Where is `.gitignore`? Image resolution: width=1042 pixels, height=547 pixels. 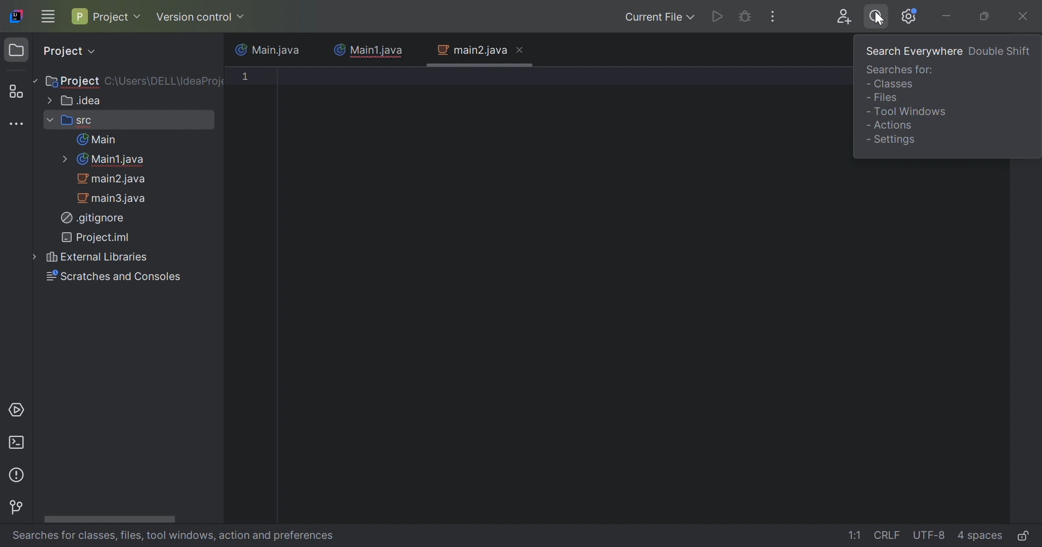 .gitignore is located at coordinates (92, 217).